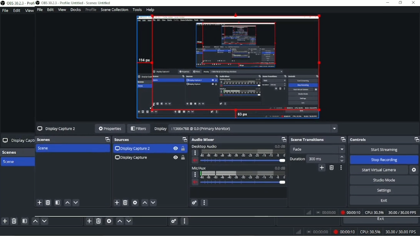 This screenshot has width=420, height=236. What do you see at coordinates (313, 159) in the screenshot?
I see `Duration 300 ms` at bounding box center [313, 159].